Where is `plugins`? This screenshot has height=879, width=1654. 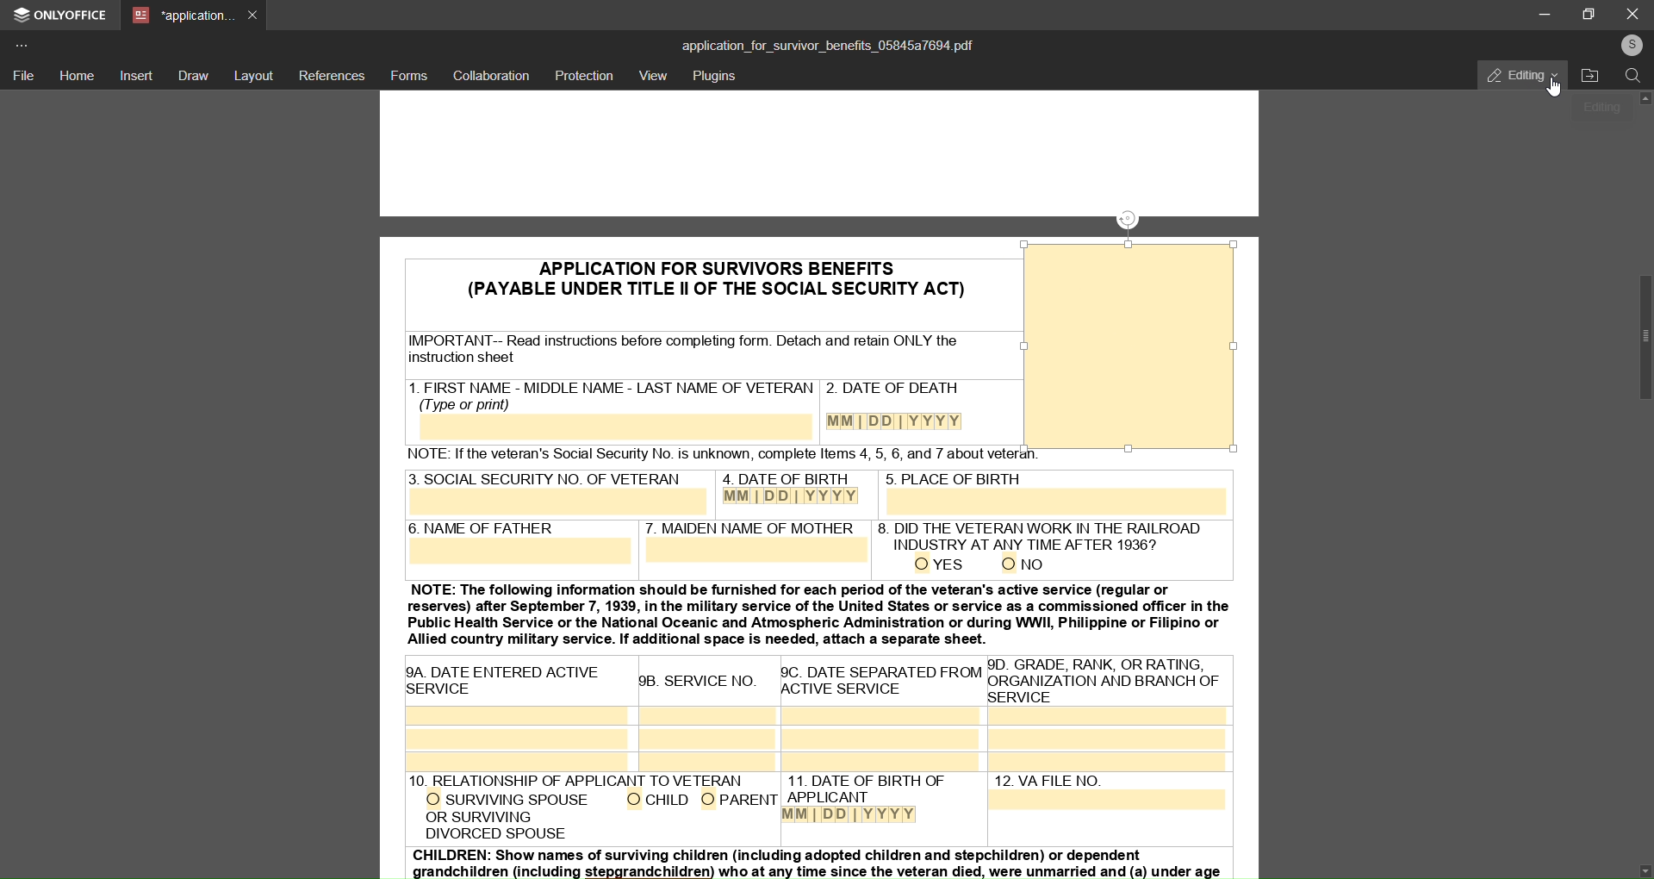
plugins is located at coordinates (717, 78).